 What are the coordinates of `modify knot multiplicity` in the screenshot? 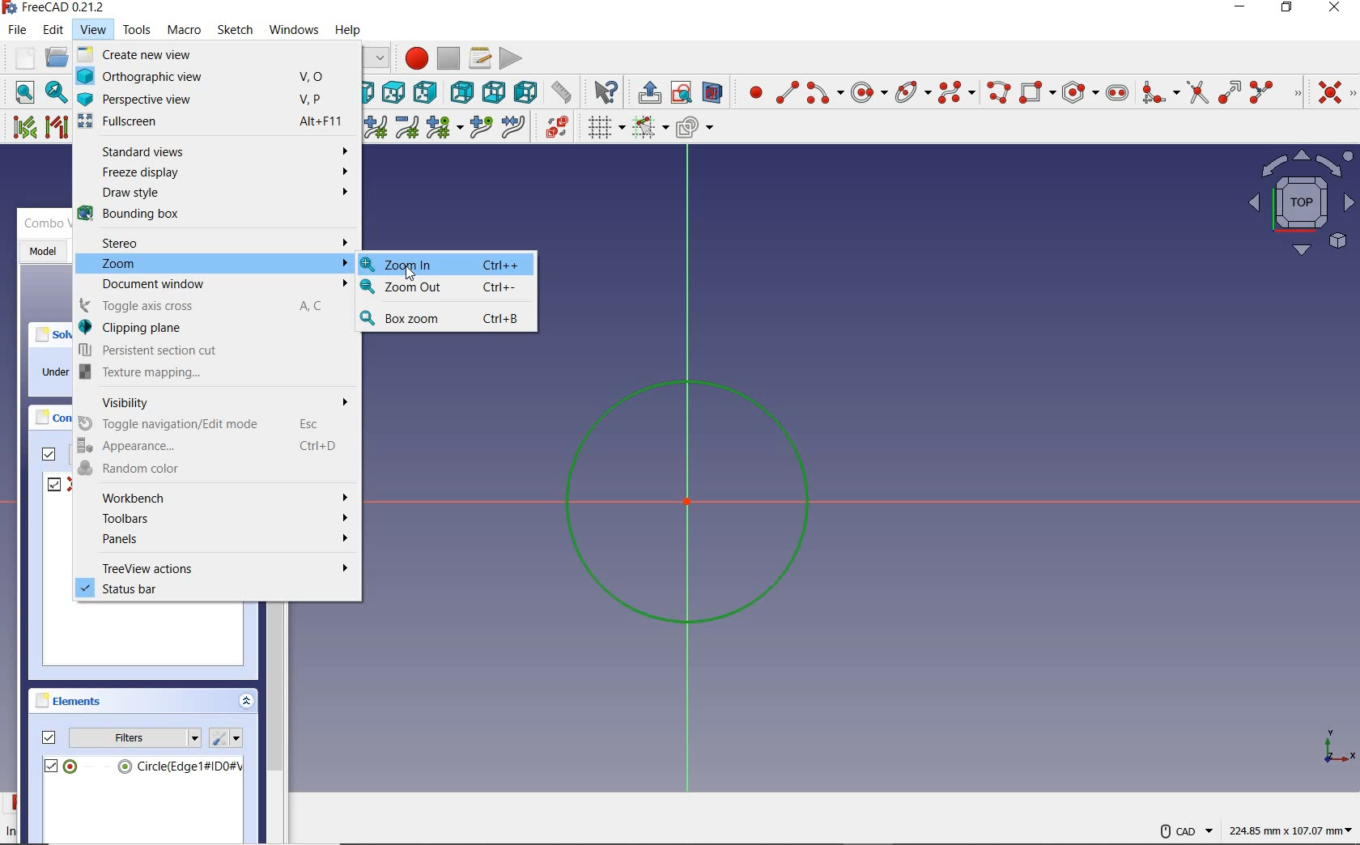 It's located at (443, 127).